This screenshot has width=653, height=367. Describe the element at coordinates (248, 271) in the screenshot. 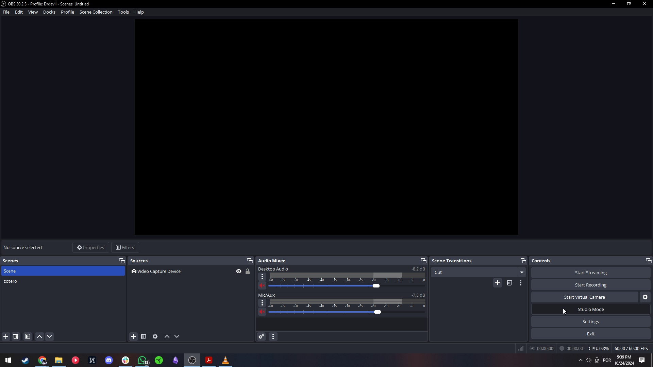

I see `Source 1 lock` at that location.